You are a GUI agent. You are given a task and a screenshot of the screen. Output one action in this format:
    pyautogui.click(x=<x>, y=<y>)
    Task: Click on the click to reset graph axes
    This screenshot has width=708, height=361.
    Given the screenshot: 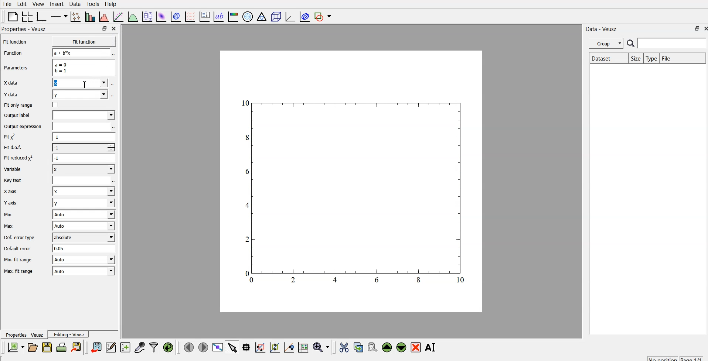 What is the action you would take?
    pyautogui.click(x=304, y=347)
    